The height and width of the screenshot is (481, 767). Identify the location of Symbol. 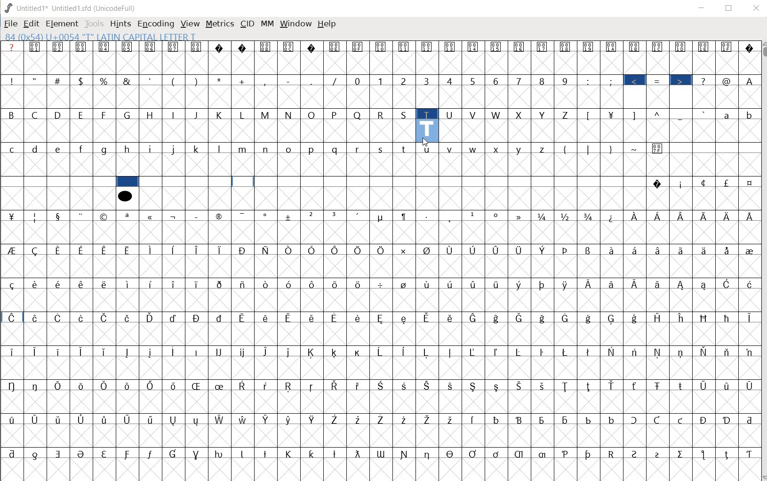
(267, 284).